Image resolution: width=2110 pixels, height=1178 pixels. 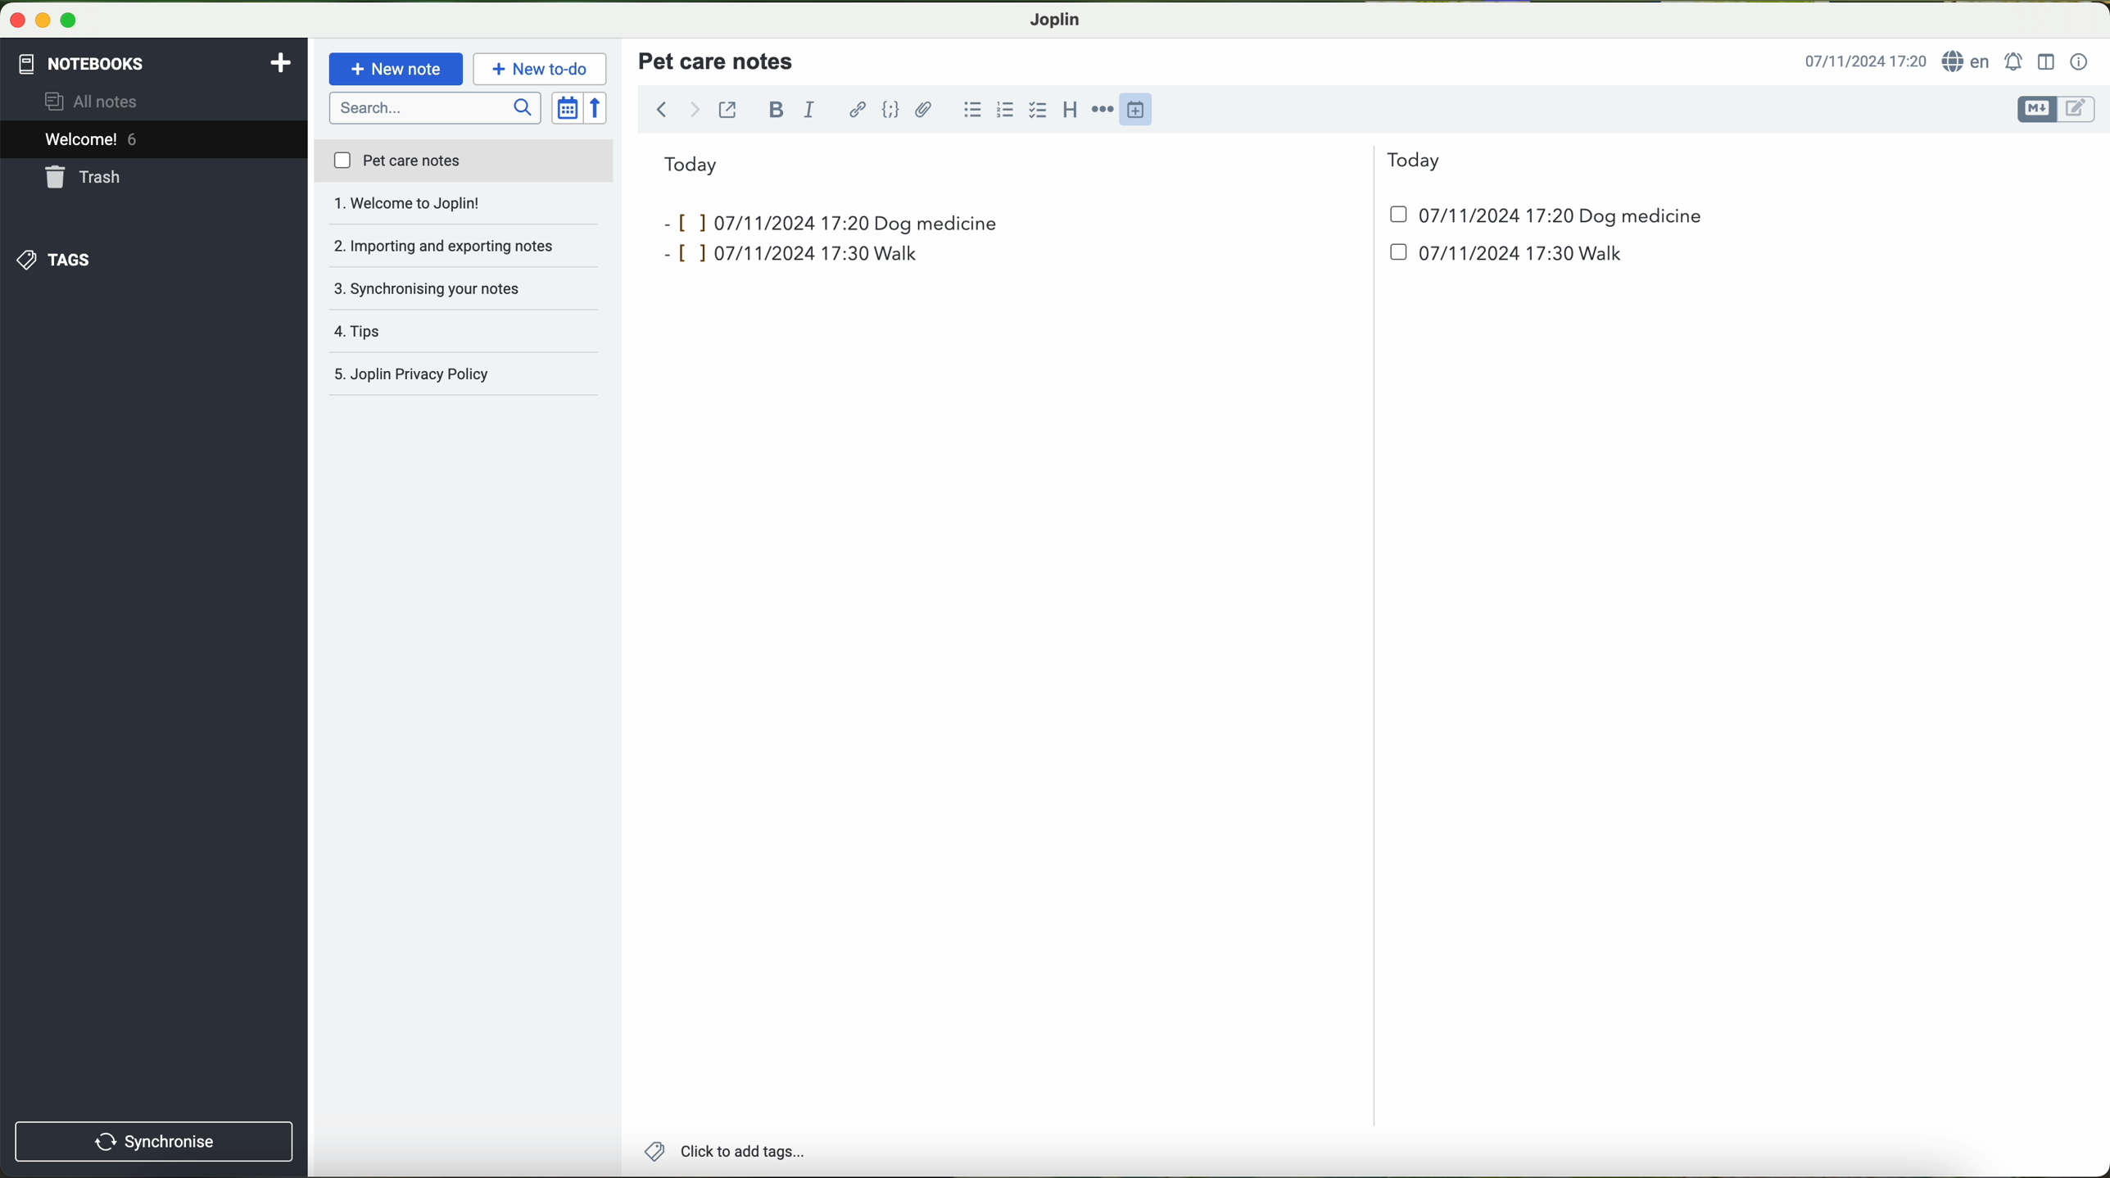 What do you see at coordinates (970, 110) in the screenshot?
I see `bulleted list` at bounding box center [970, 110].